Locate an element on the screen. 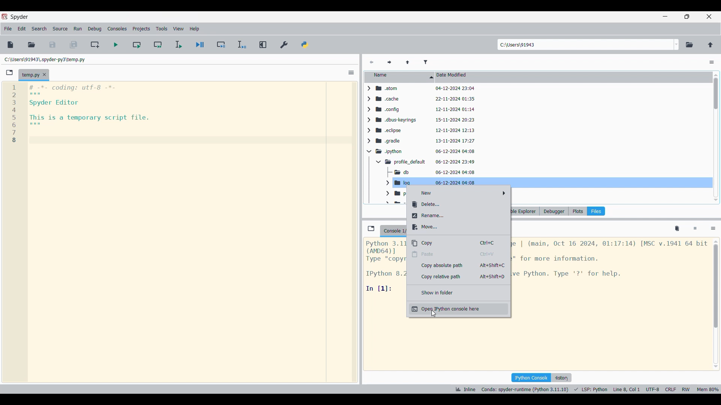 This screenshot has height=405, width=721. Folder location options is located at coordinates (676, 45).